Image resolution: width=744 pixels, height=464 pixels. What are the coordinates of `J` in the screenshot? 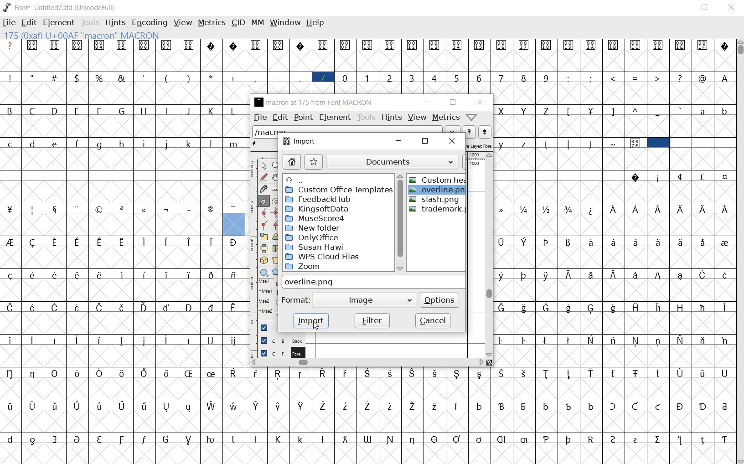 It's located at (189, 111).